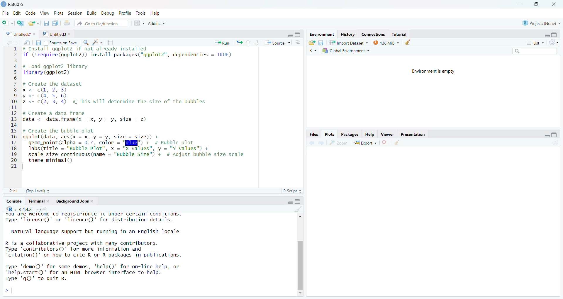 This screenshot has width=563, height=299. I want to click on clear viewer, so click(397, 142).